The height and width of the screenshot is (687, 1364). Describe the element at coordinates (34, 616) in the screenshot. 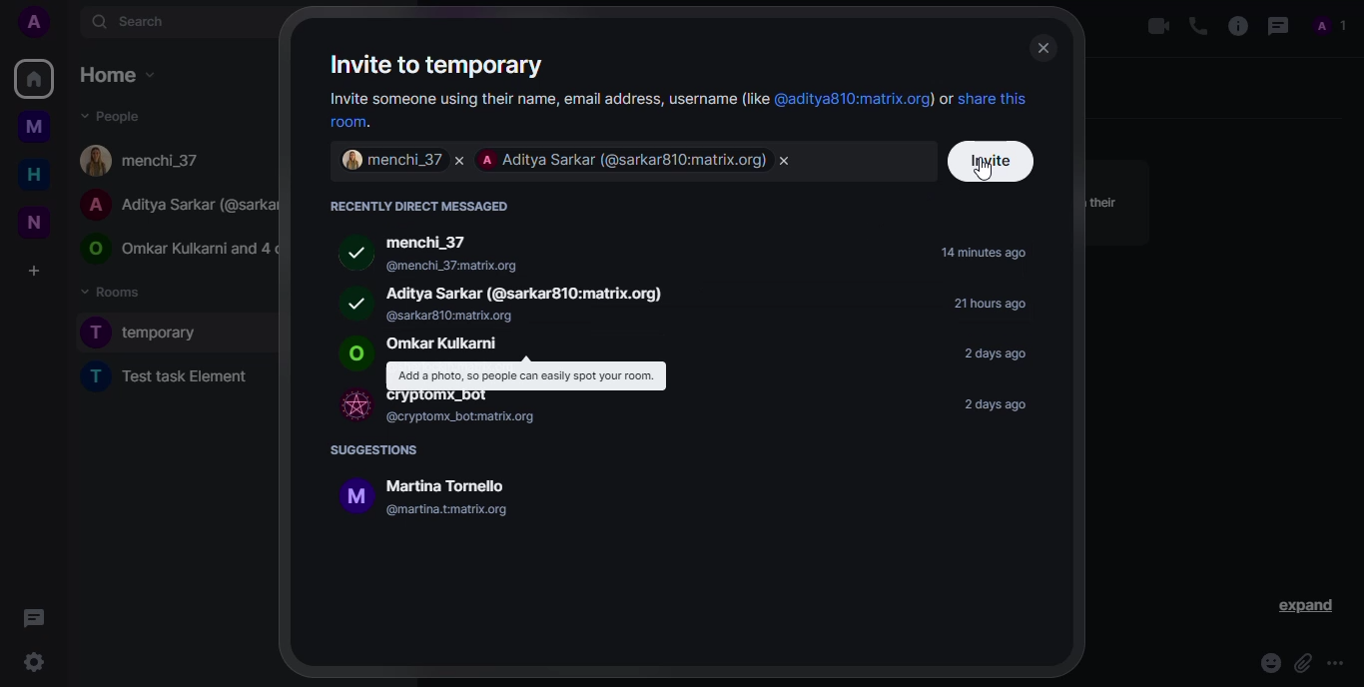

I see `` at that location.